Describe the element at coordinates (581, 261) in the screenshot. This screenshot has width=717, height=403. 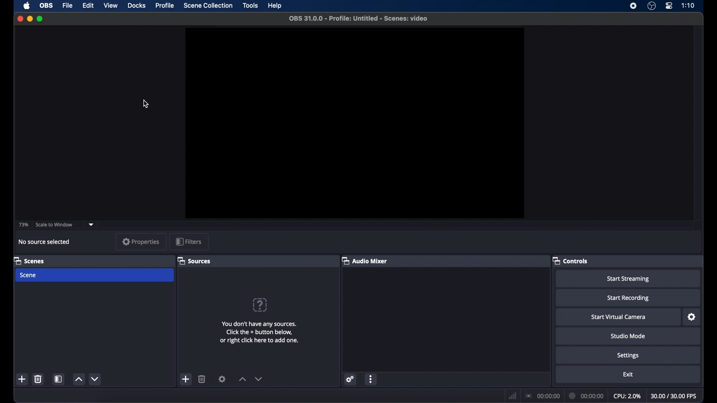
I see `controls` at that location.